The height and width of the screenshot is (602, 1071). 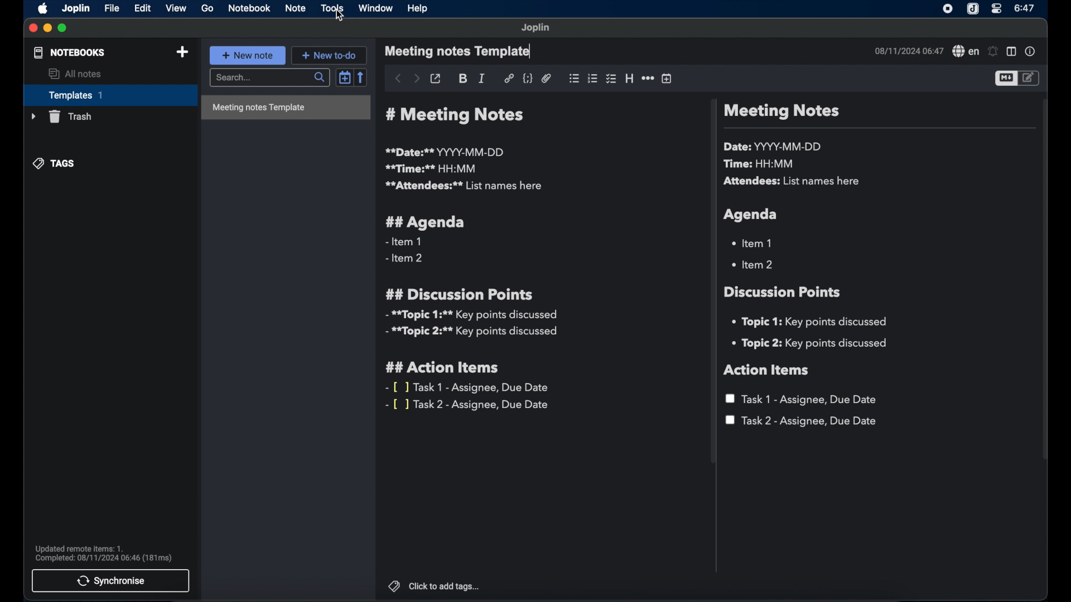 I want to click on scroll bar, so click(x=1045, y=287).